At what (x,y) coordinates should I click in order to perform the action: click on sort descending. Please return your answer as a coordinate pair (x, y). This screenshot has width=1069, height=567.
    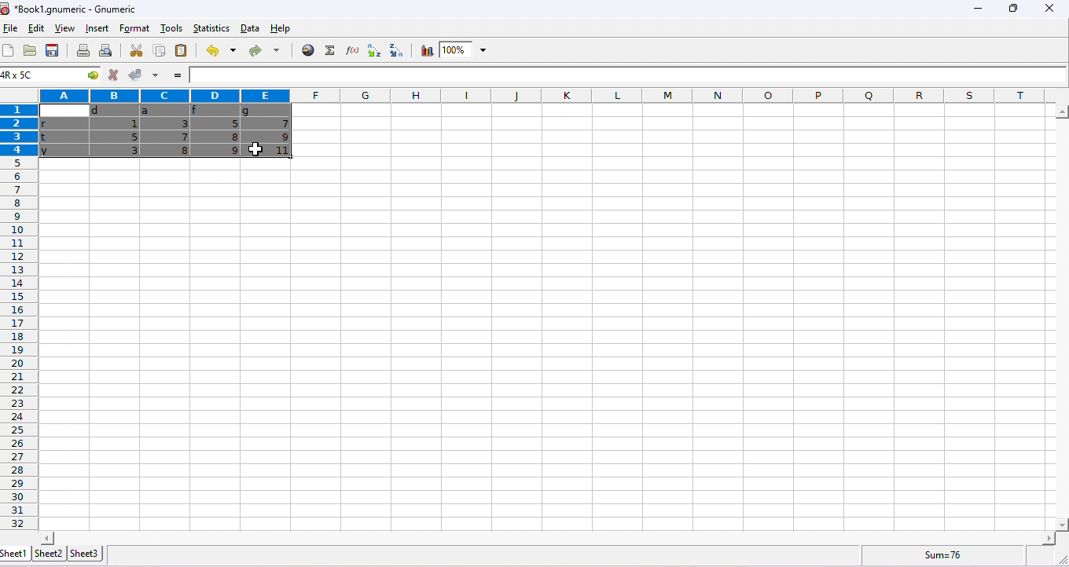
    Looking at the image, I should click on (393, 50).